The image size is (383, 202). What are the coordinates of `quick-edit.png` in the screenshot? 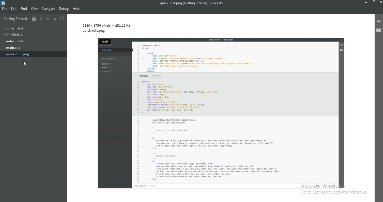 It's located at (18, 54).